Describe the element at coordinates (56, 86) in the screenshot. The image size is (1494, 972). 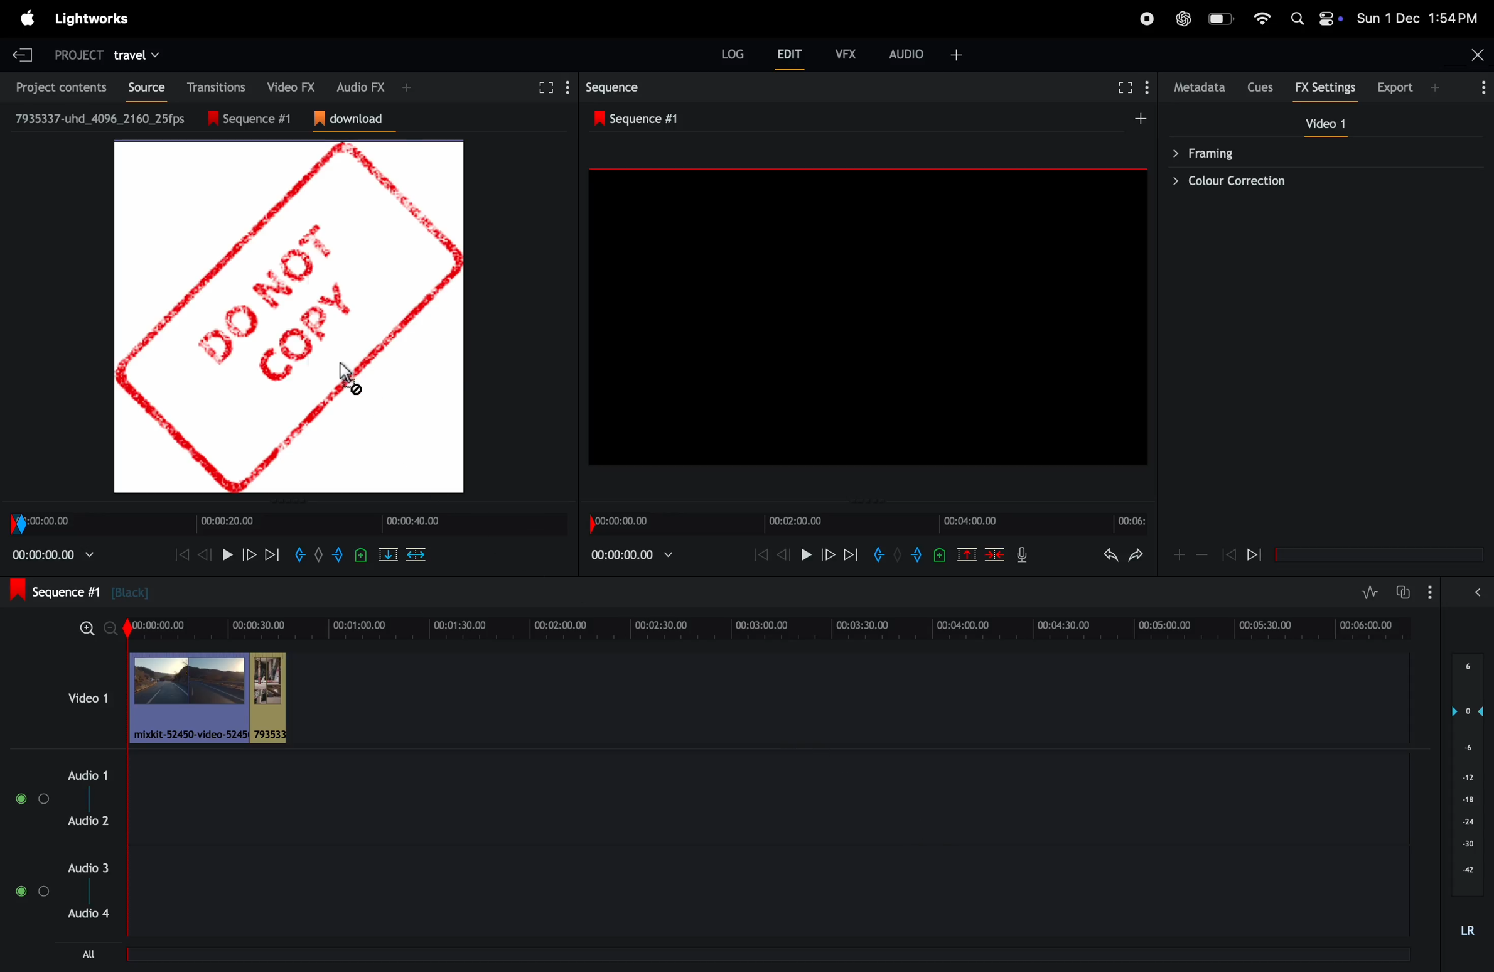
I see `project contents` at that location.